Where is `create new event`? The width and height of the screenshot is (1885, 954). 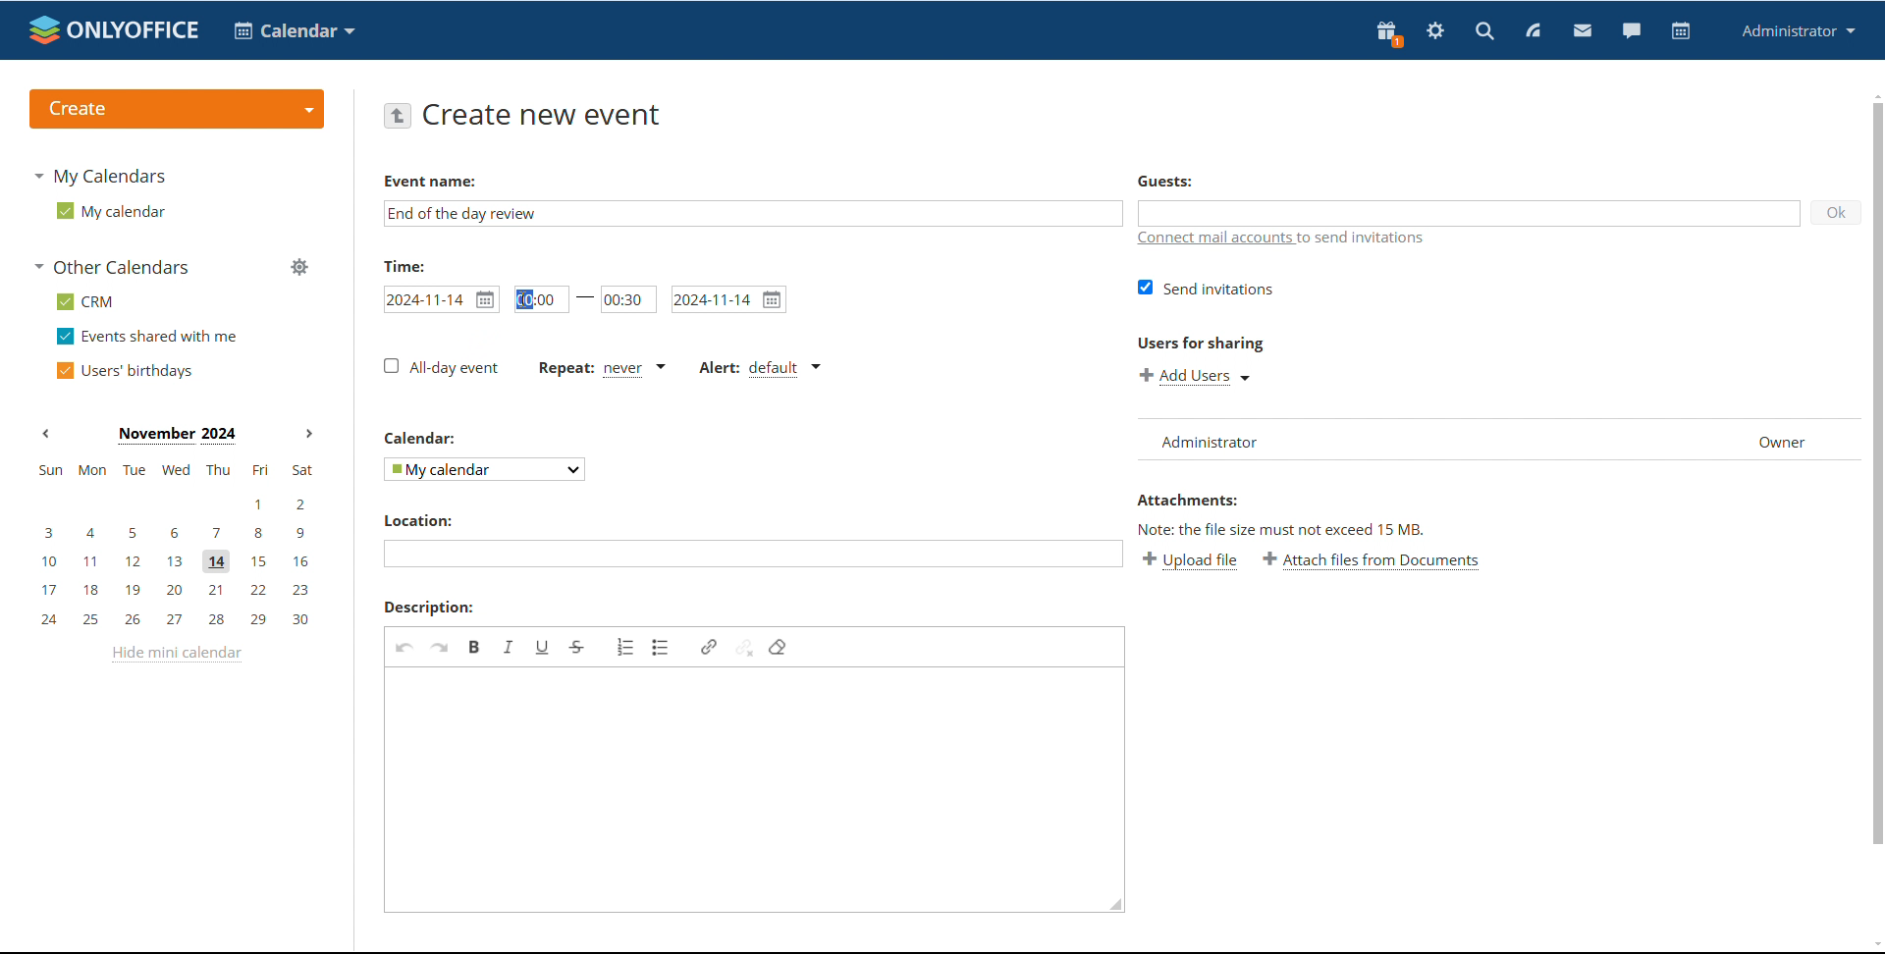 create new event is located at coordinates (547, 115).